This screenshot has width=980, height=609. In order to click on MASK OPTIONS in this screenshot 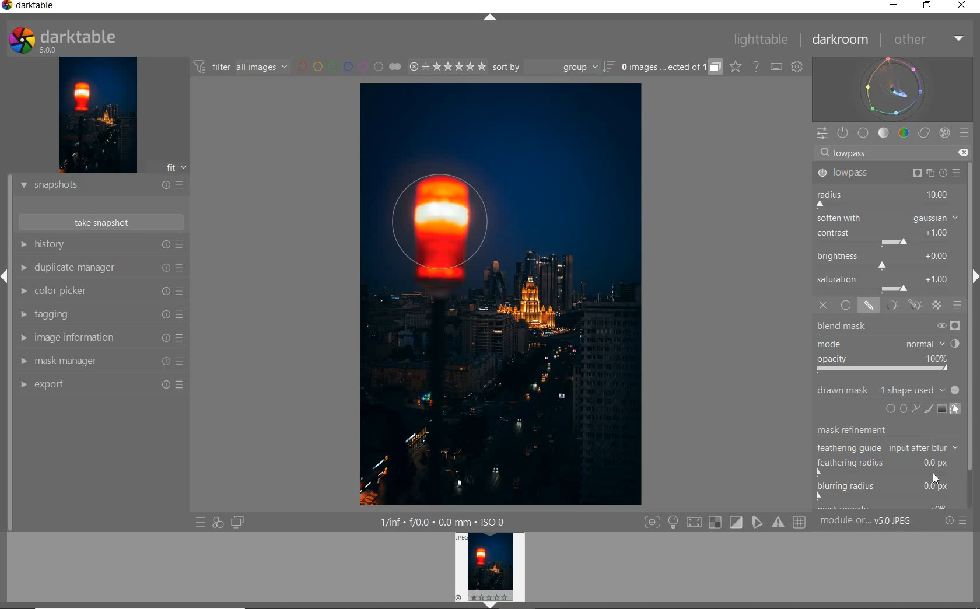, I will do `click(902, 306)`.